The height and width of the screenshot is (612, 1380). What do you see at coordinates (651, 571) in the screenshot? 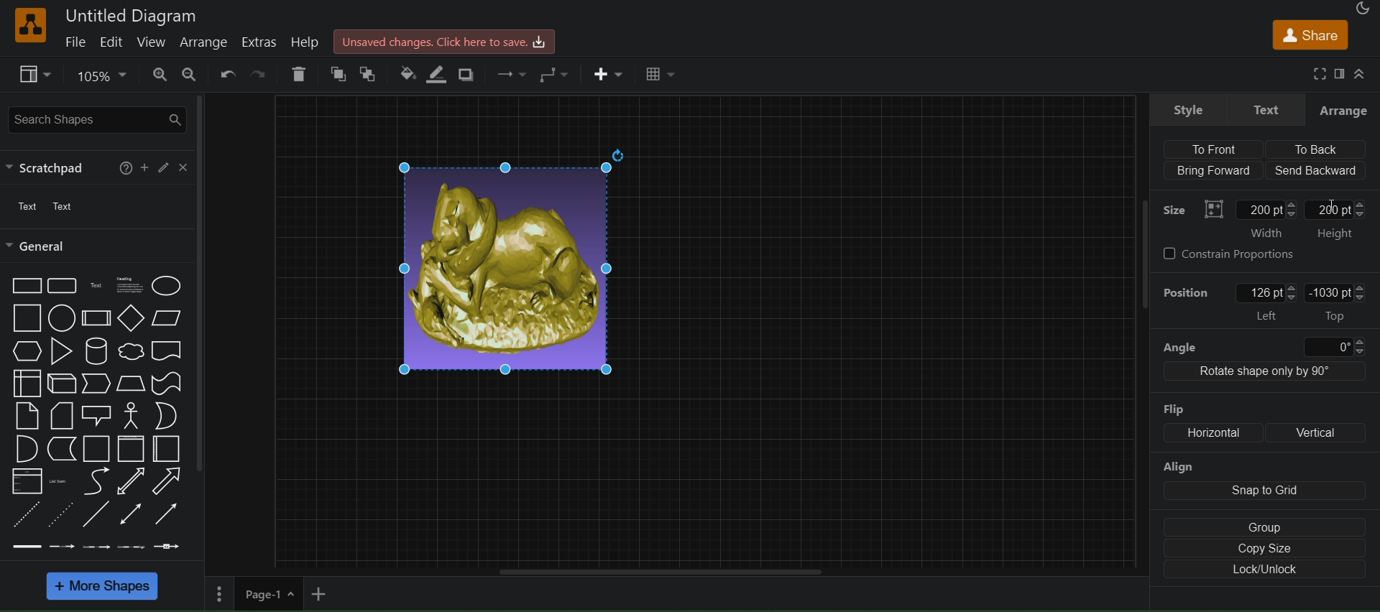
I see `horizontal scroll bar` at bounding box center [651, 571].